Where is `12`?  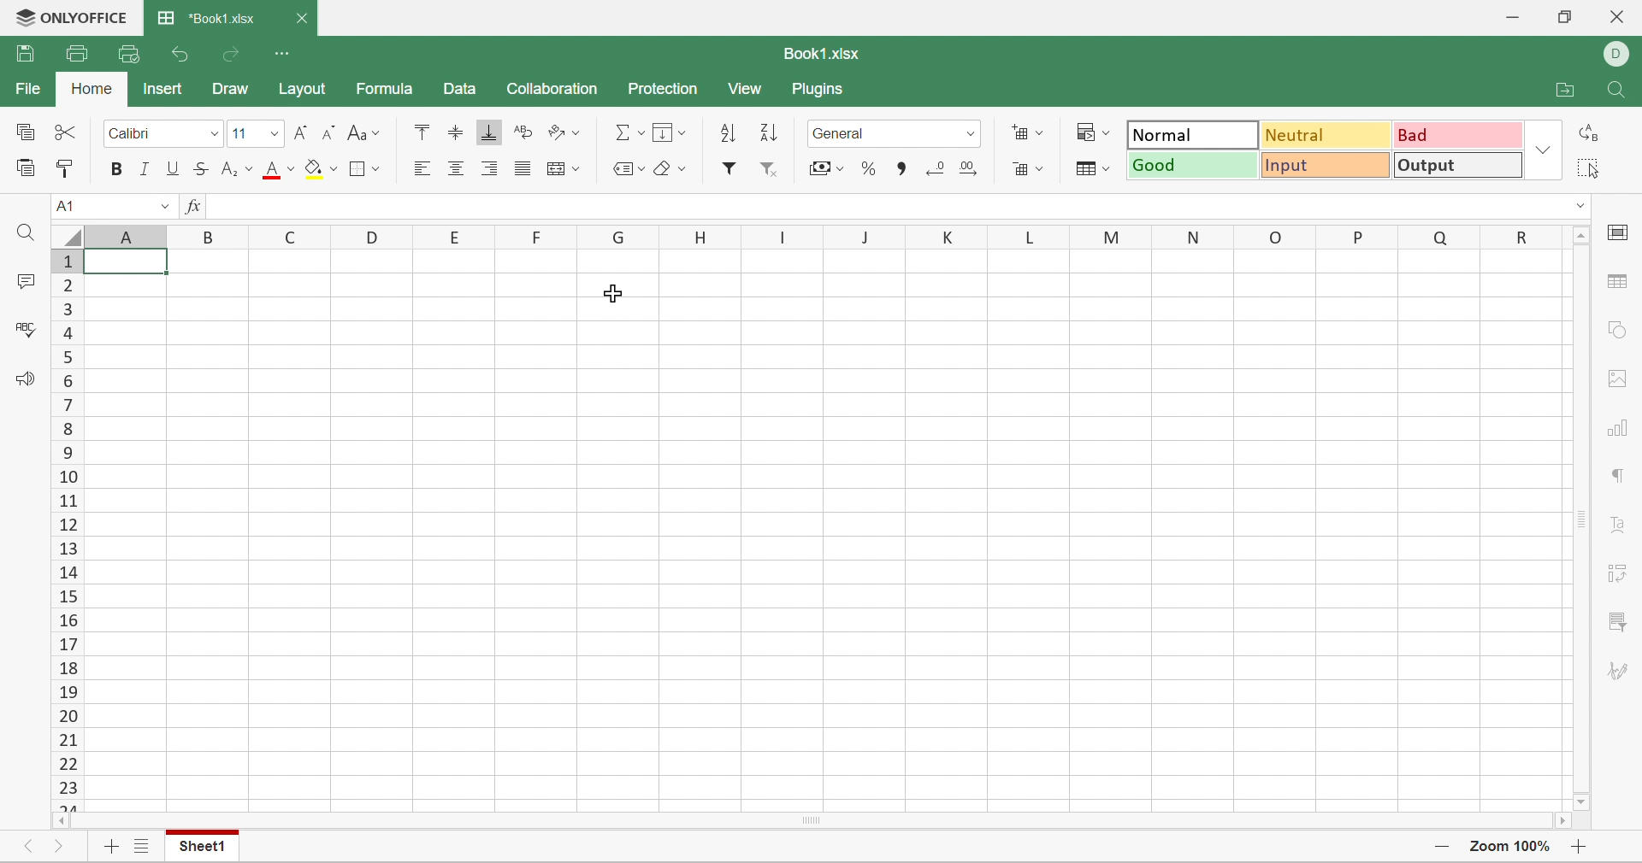
12 is located at coordinates (65, 525).